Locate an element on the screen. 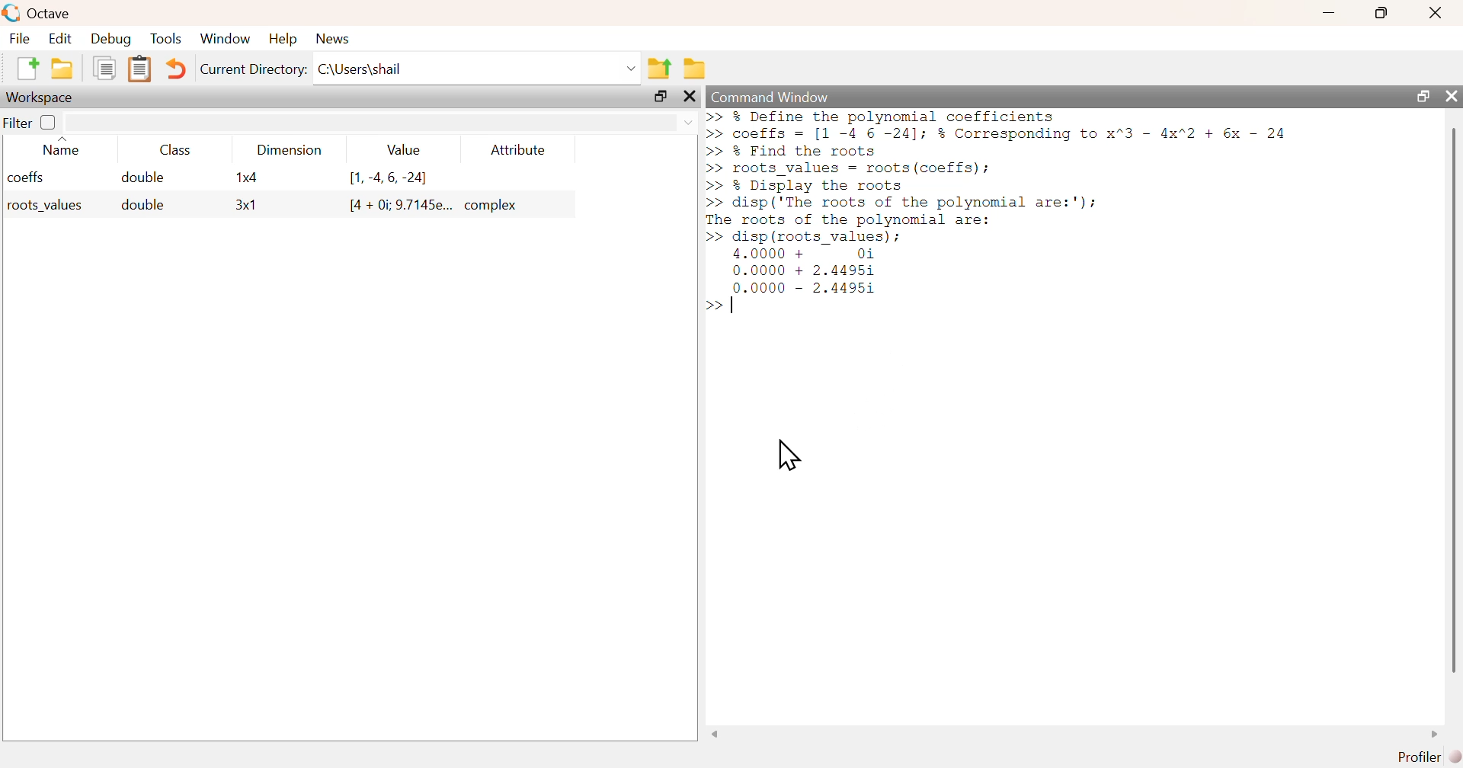  Tools is located at coordinates (166, 38).